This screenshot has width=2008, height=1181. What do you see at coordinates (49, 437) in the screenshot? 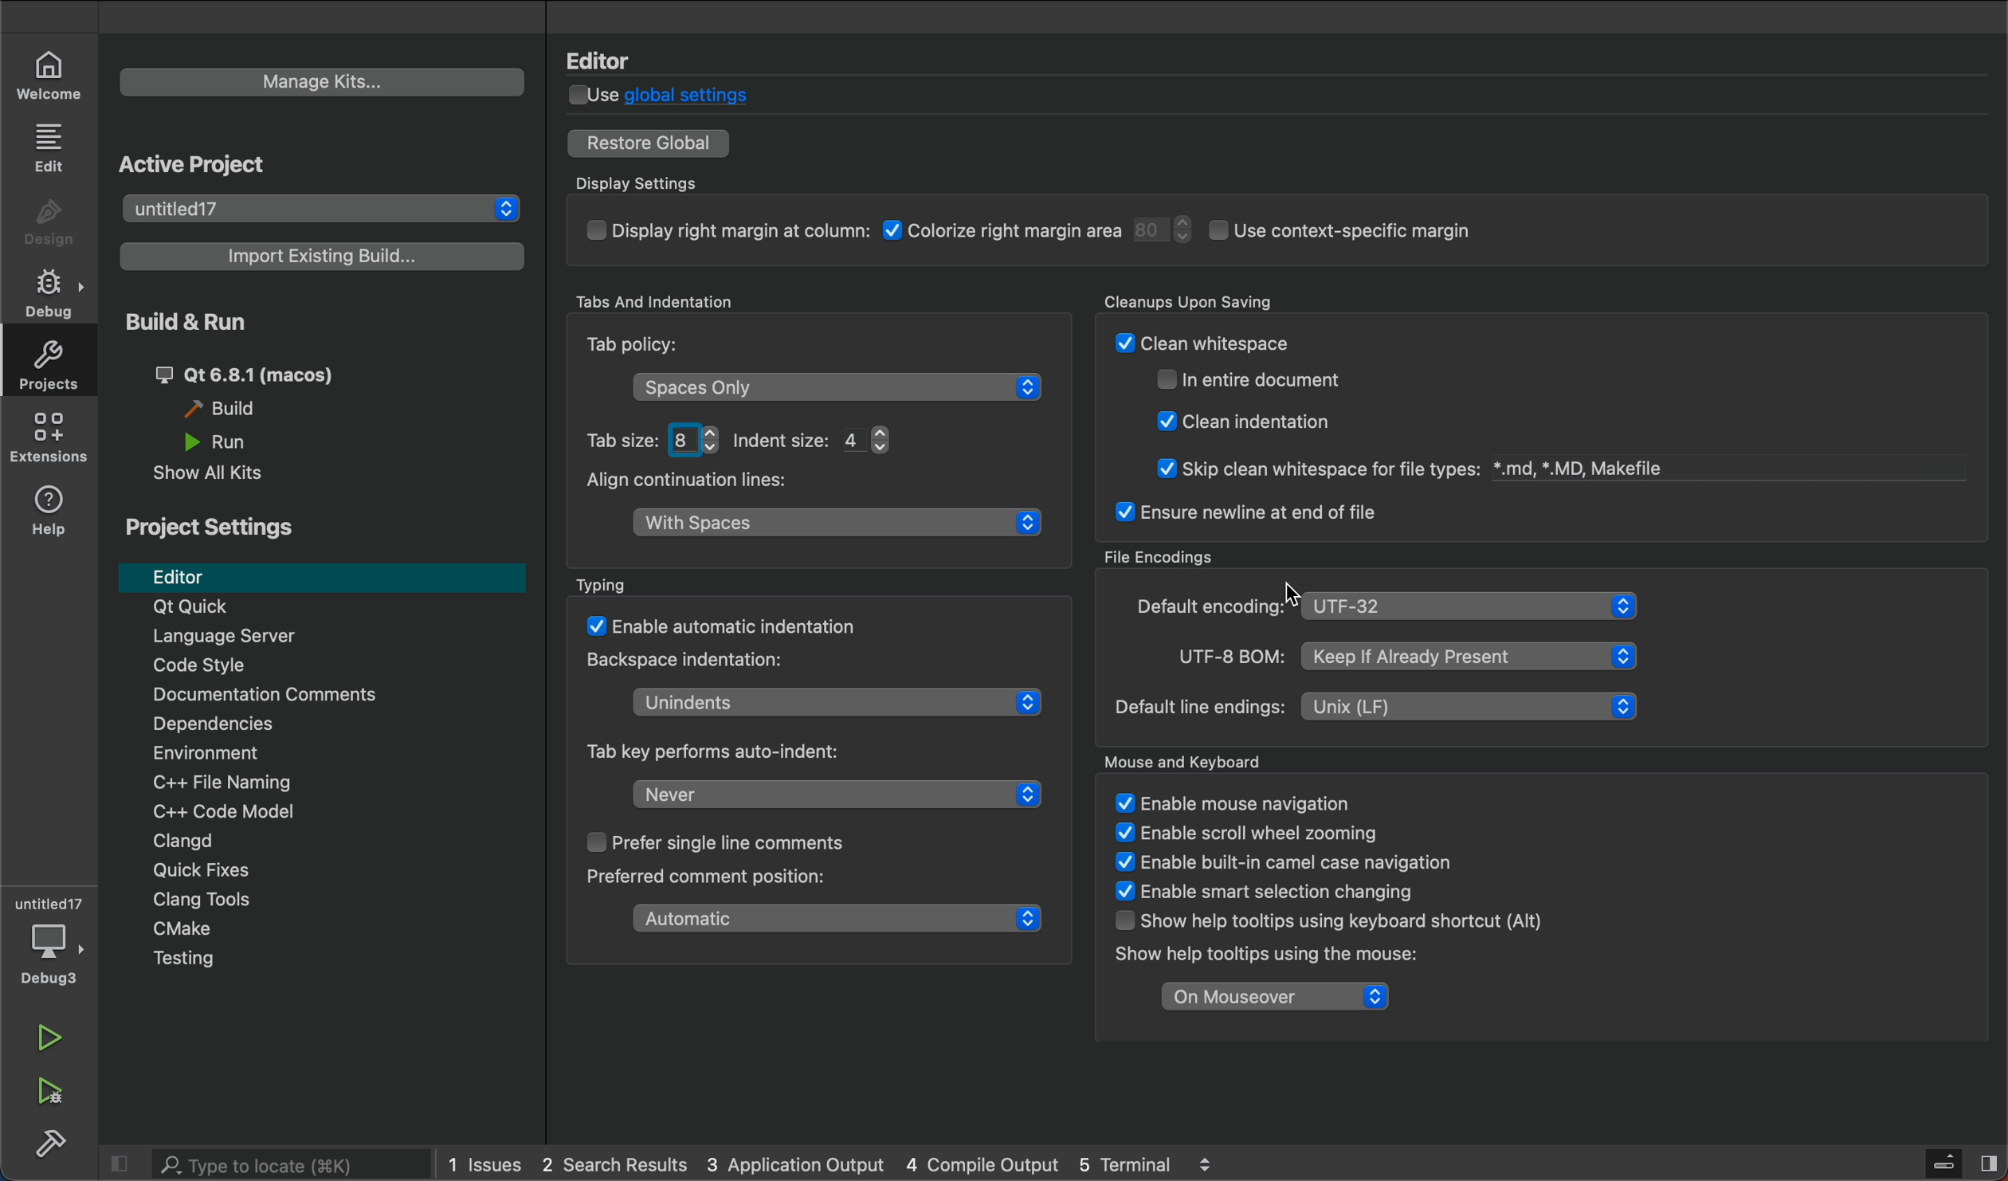
I see `extension` at bounding box center [49, 437].